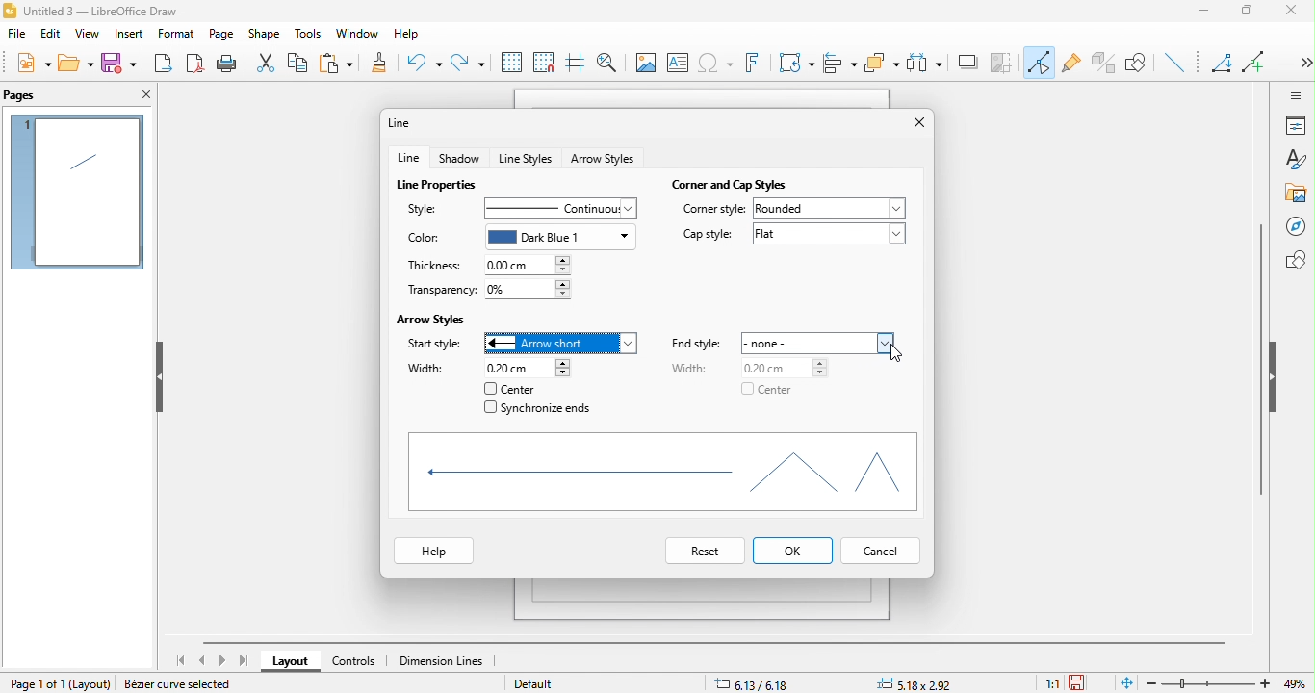 The image size is (1315, 693). I want to click on navigator, so click(1295, 226).